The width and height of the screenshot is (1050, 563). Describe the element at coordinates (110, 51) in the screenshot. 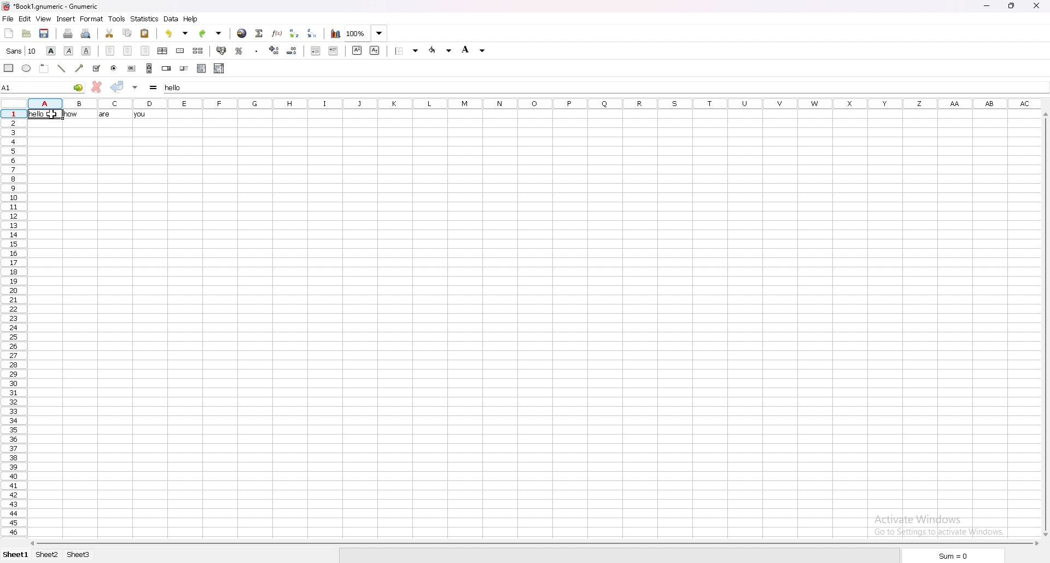

I see `left align` at that location.